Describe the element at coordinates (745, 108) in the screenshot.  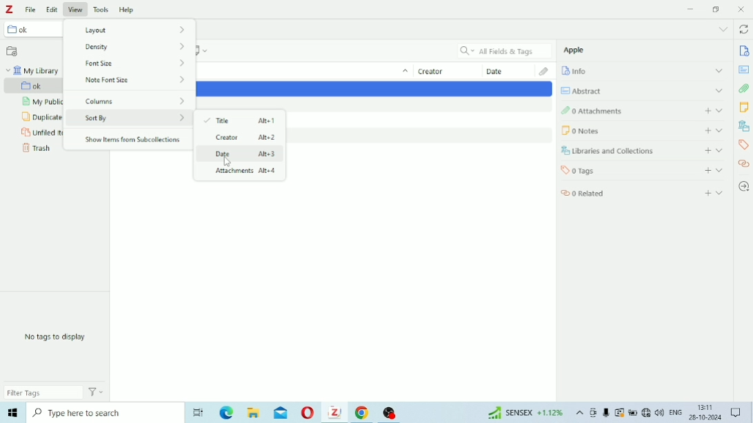
I see `Notes` at that location.